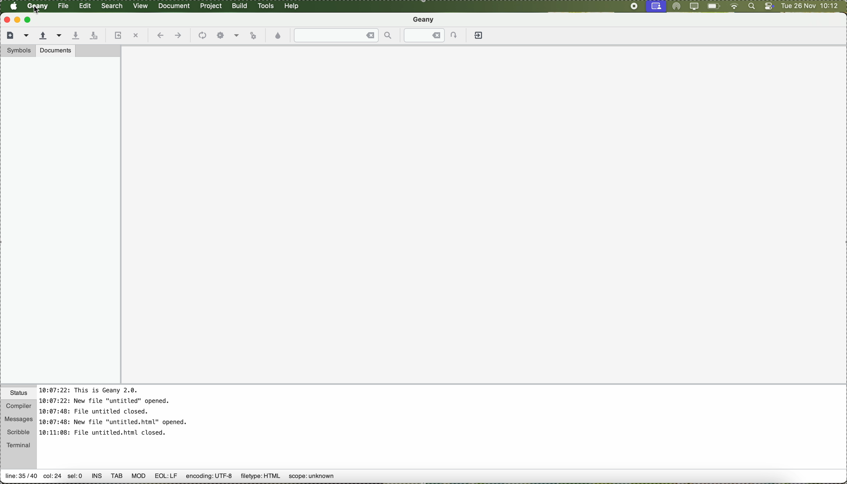 The image size is (847, 484). What do you see at coordinates (19, 418) in the screenshot?
I see `messages` at bounding box center [19, 418].